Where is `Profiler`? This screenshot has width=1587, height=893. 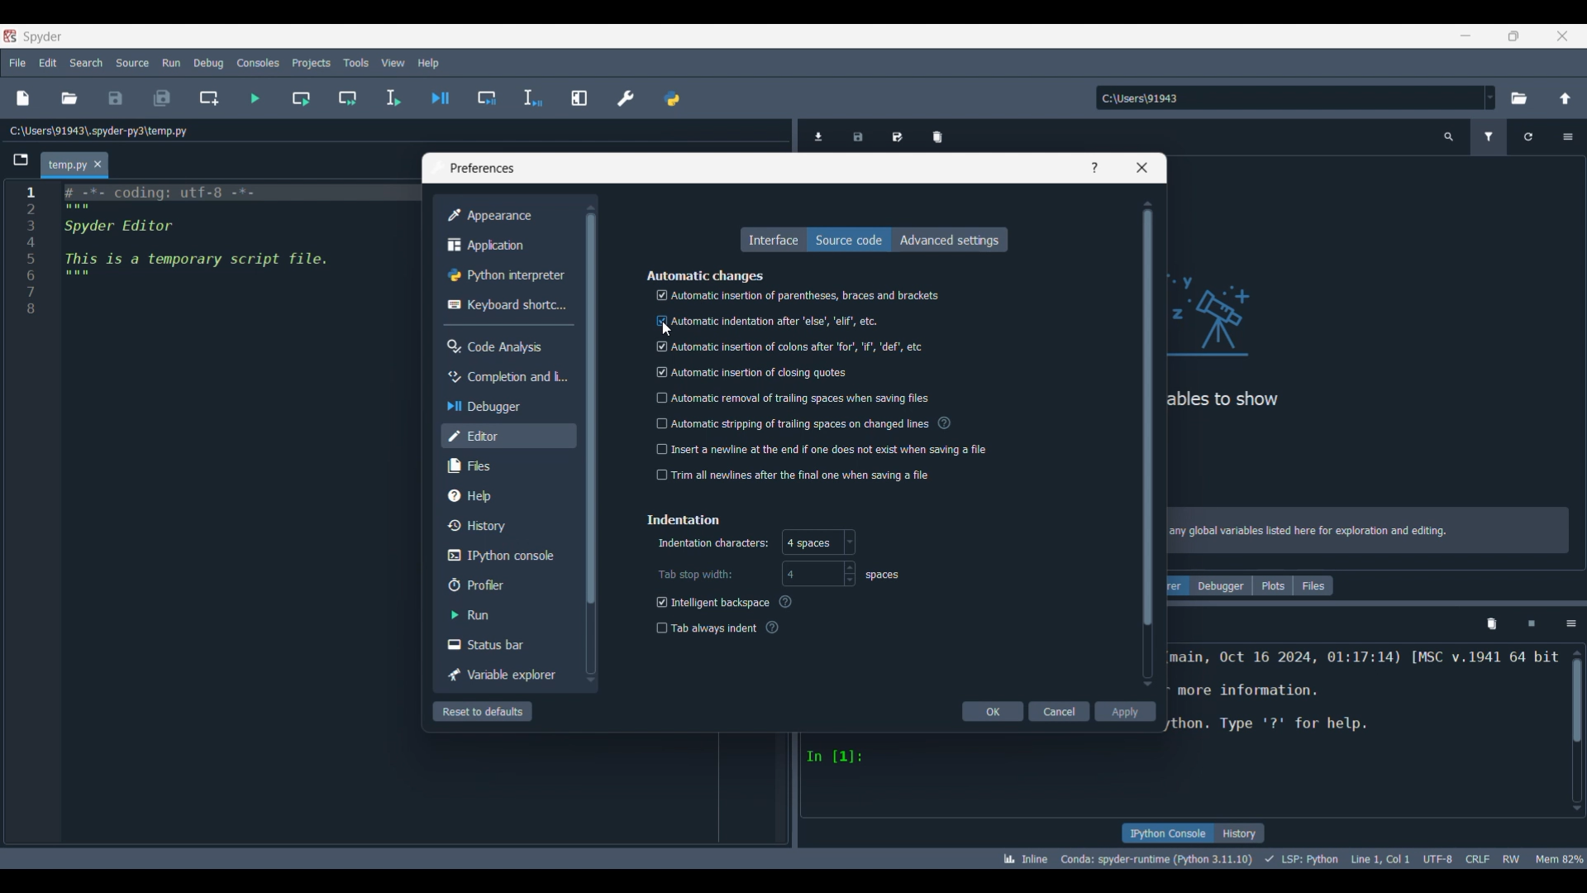
Profiler is located at coordinates (506, 585).